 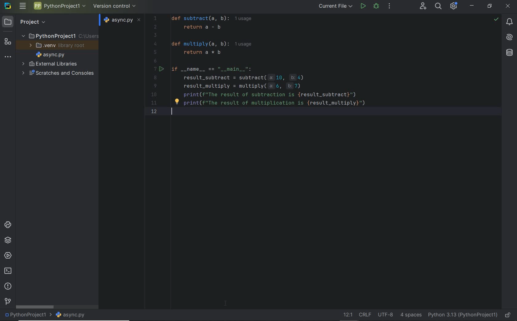 What do you see at coordinates (8, 57) in the screenshot?
I see `more tool windows` at bounding box center [8, 57].